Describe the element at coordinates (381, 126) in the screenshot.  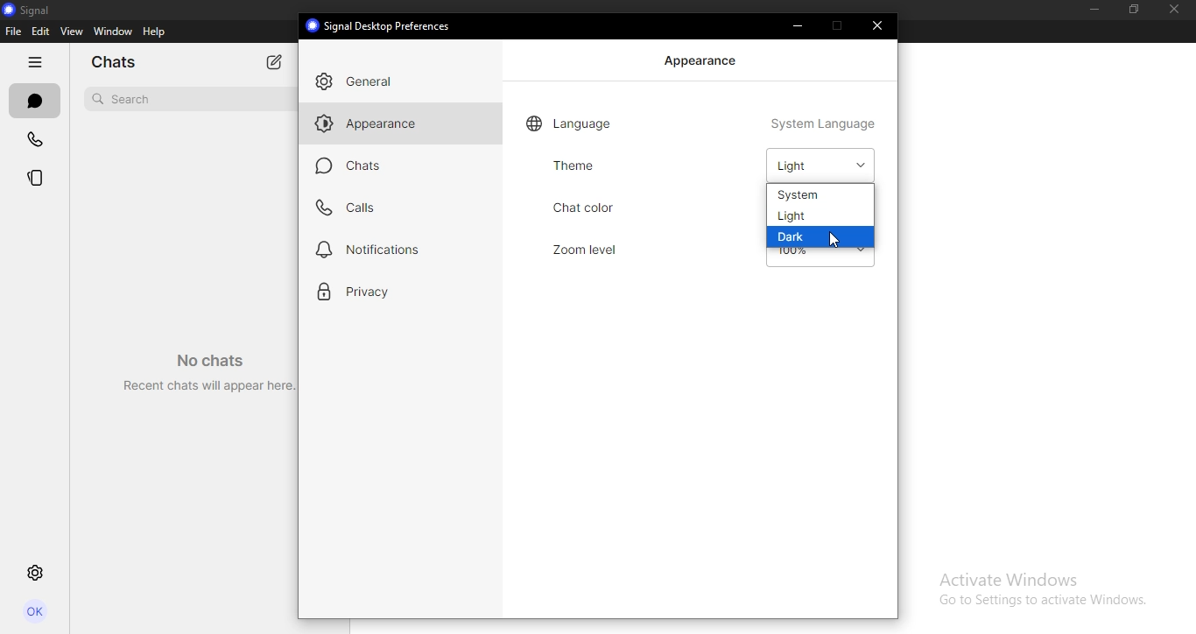
I see `appearance` at that location.